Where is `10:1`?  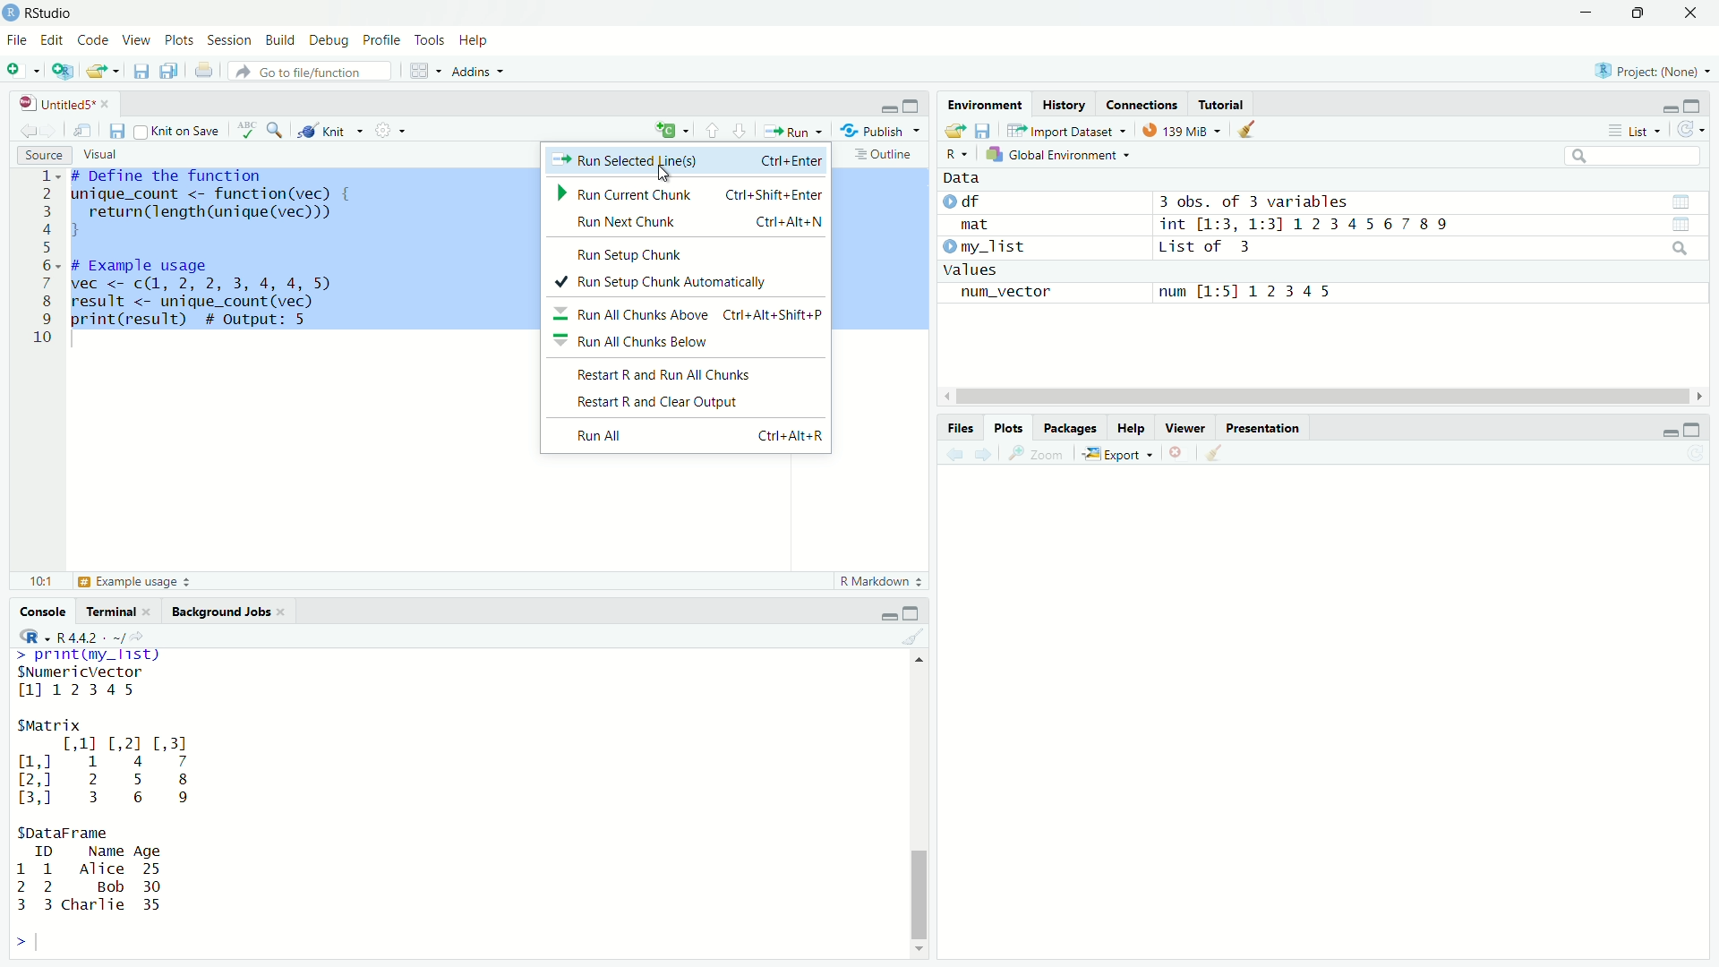 10:1 is located at coordinates (39, 582).